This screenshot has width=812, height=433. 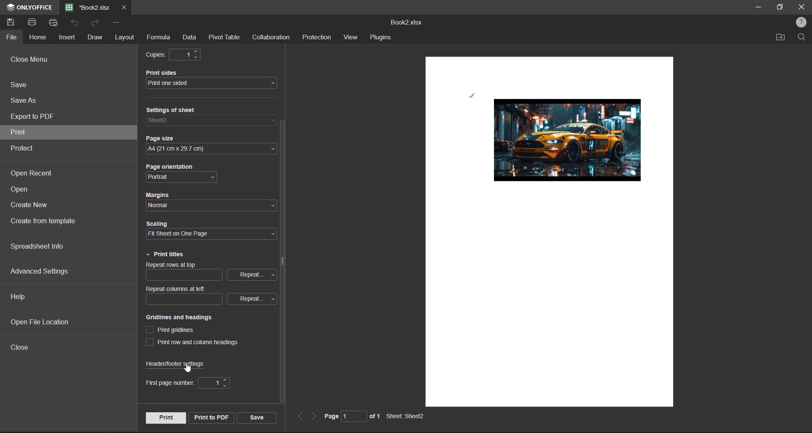 What do you see at coordinates (126, 38) in the screenshot?
I see `layout` at bounding box center [126, 38].